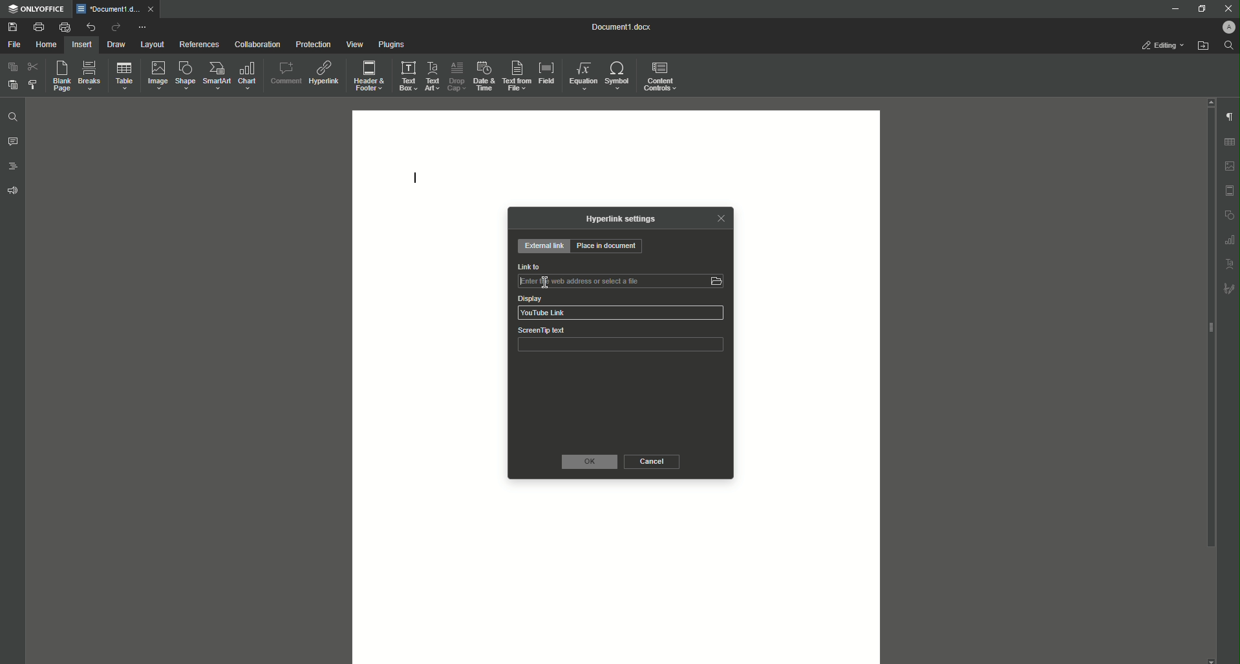 The height and width of the screenshot is (664, 1240). I want to click on Layout, so click(151, 44).